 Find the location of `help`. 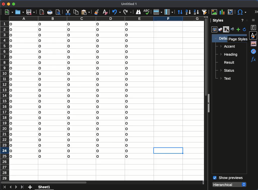

help is located at coordinates (242, 20).